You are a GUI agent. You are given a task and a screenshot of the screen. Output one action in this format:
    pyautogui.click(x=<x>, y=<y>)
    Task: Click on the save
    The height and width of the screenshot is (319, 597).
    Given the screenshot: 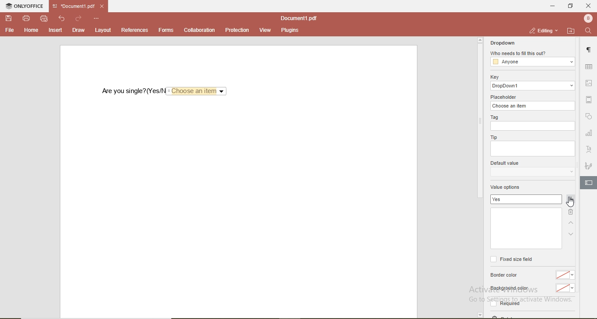 What is the action you would take?
    pyautogui.click(x=9, y=18)
    